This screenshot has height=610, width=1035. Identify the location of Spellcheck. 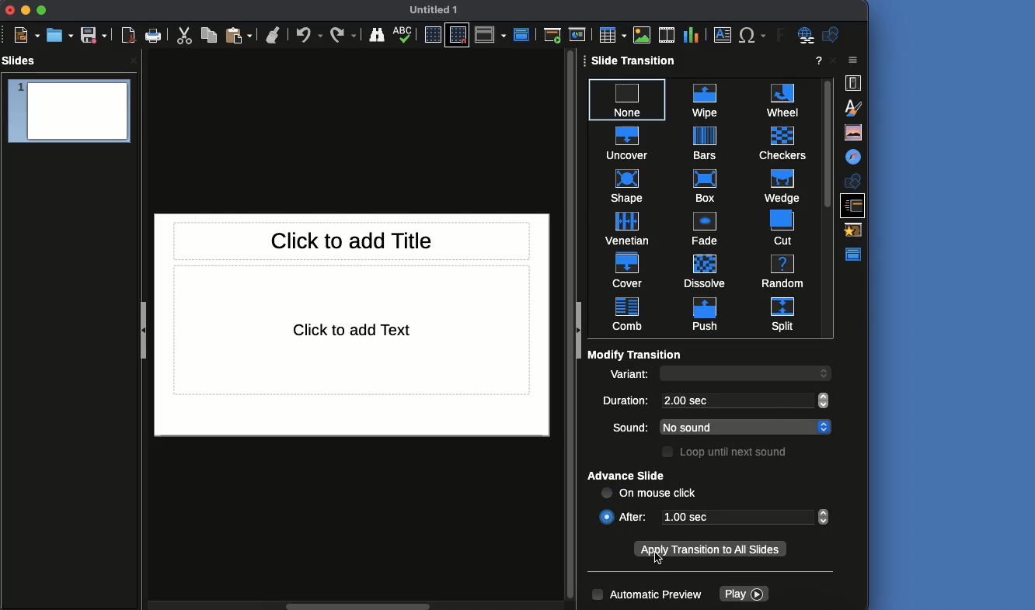
(404, 34).